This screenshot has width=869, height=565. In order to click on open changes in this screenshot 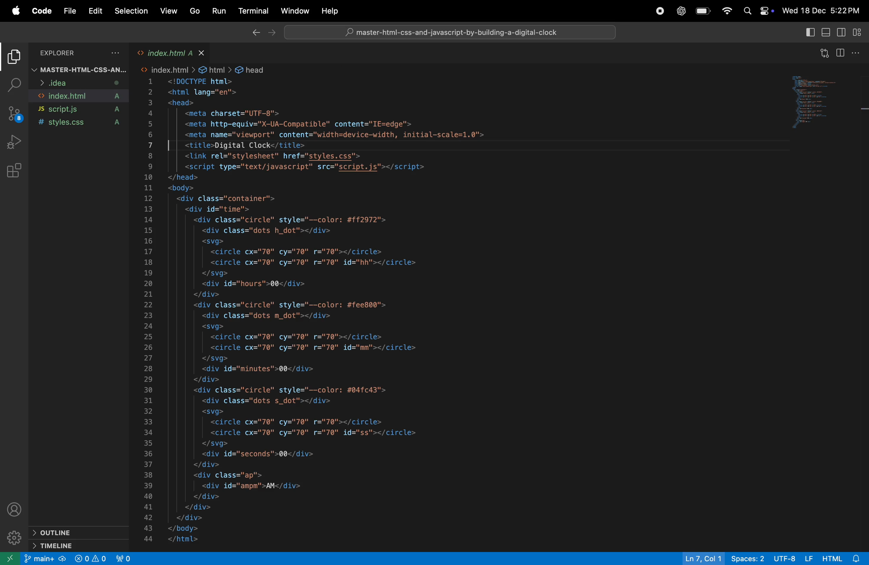, I will do `click(823, 54)`.